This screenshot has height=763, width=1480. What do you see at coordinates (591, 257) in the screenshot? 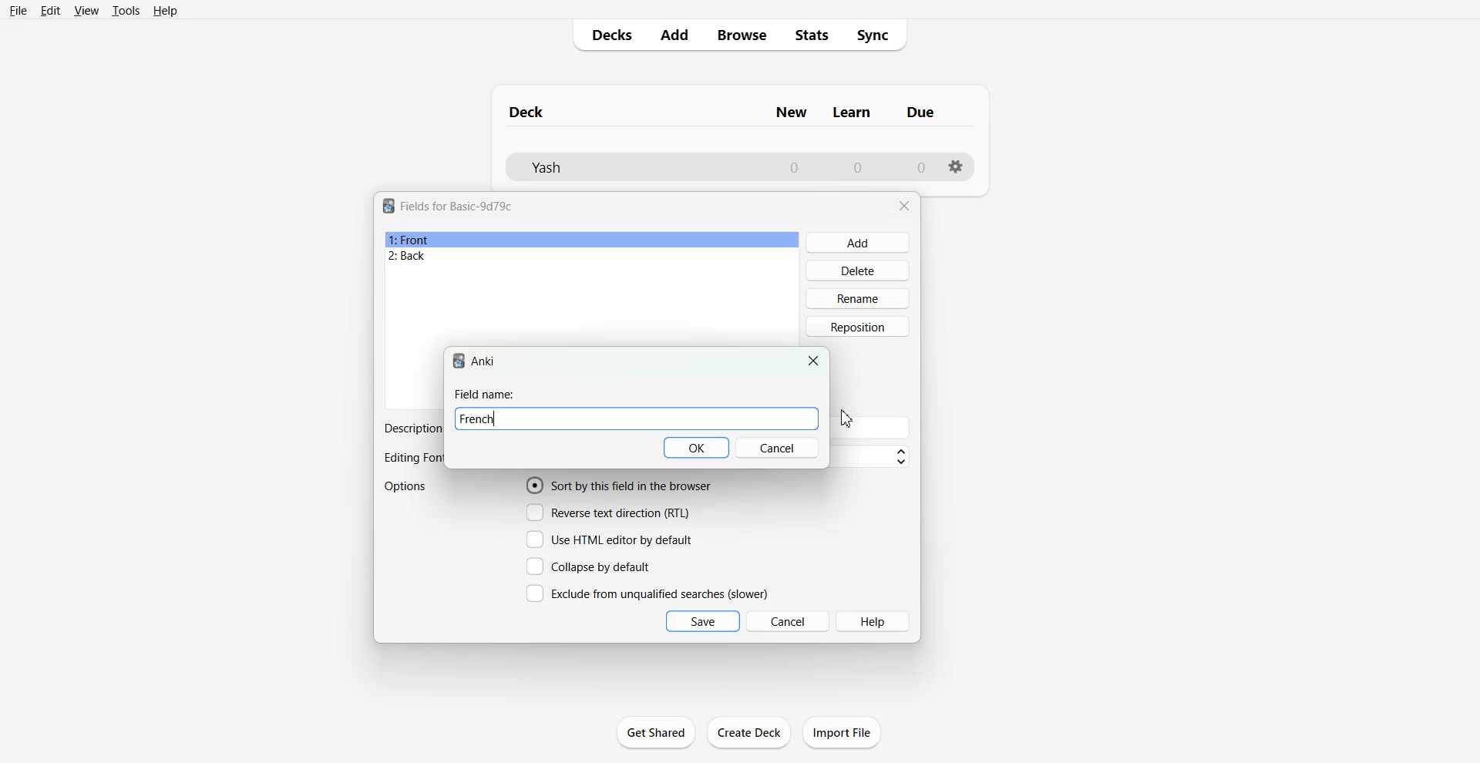
I see `Back` at bounding box center [591, 257].